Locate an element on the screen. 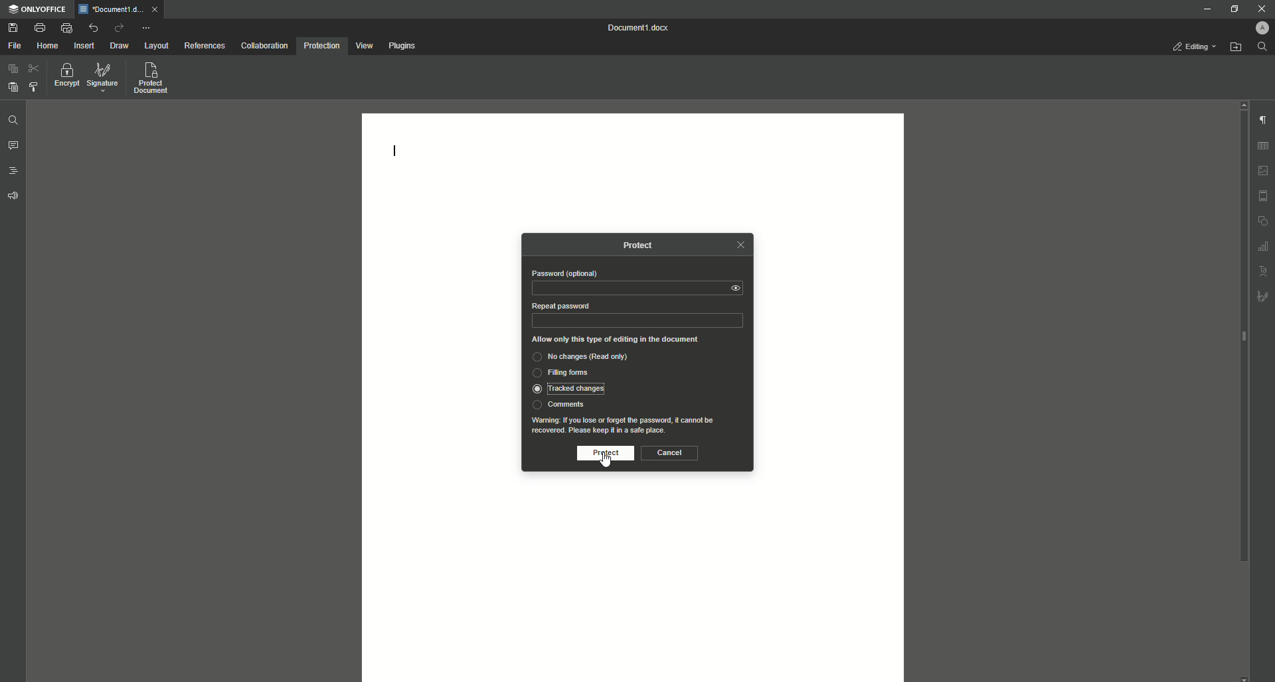 This screenshot has height=682, width=1275. Paragraph Settings is located at coordinates (1263, 121).